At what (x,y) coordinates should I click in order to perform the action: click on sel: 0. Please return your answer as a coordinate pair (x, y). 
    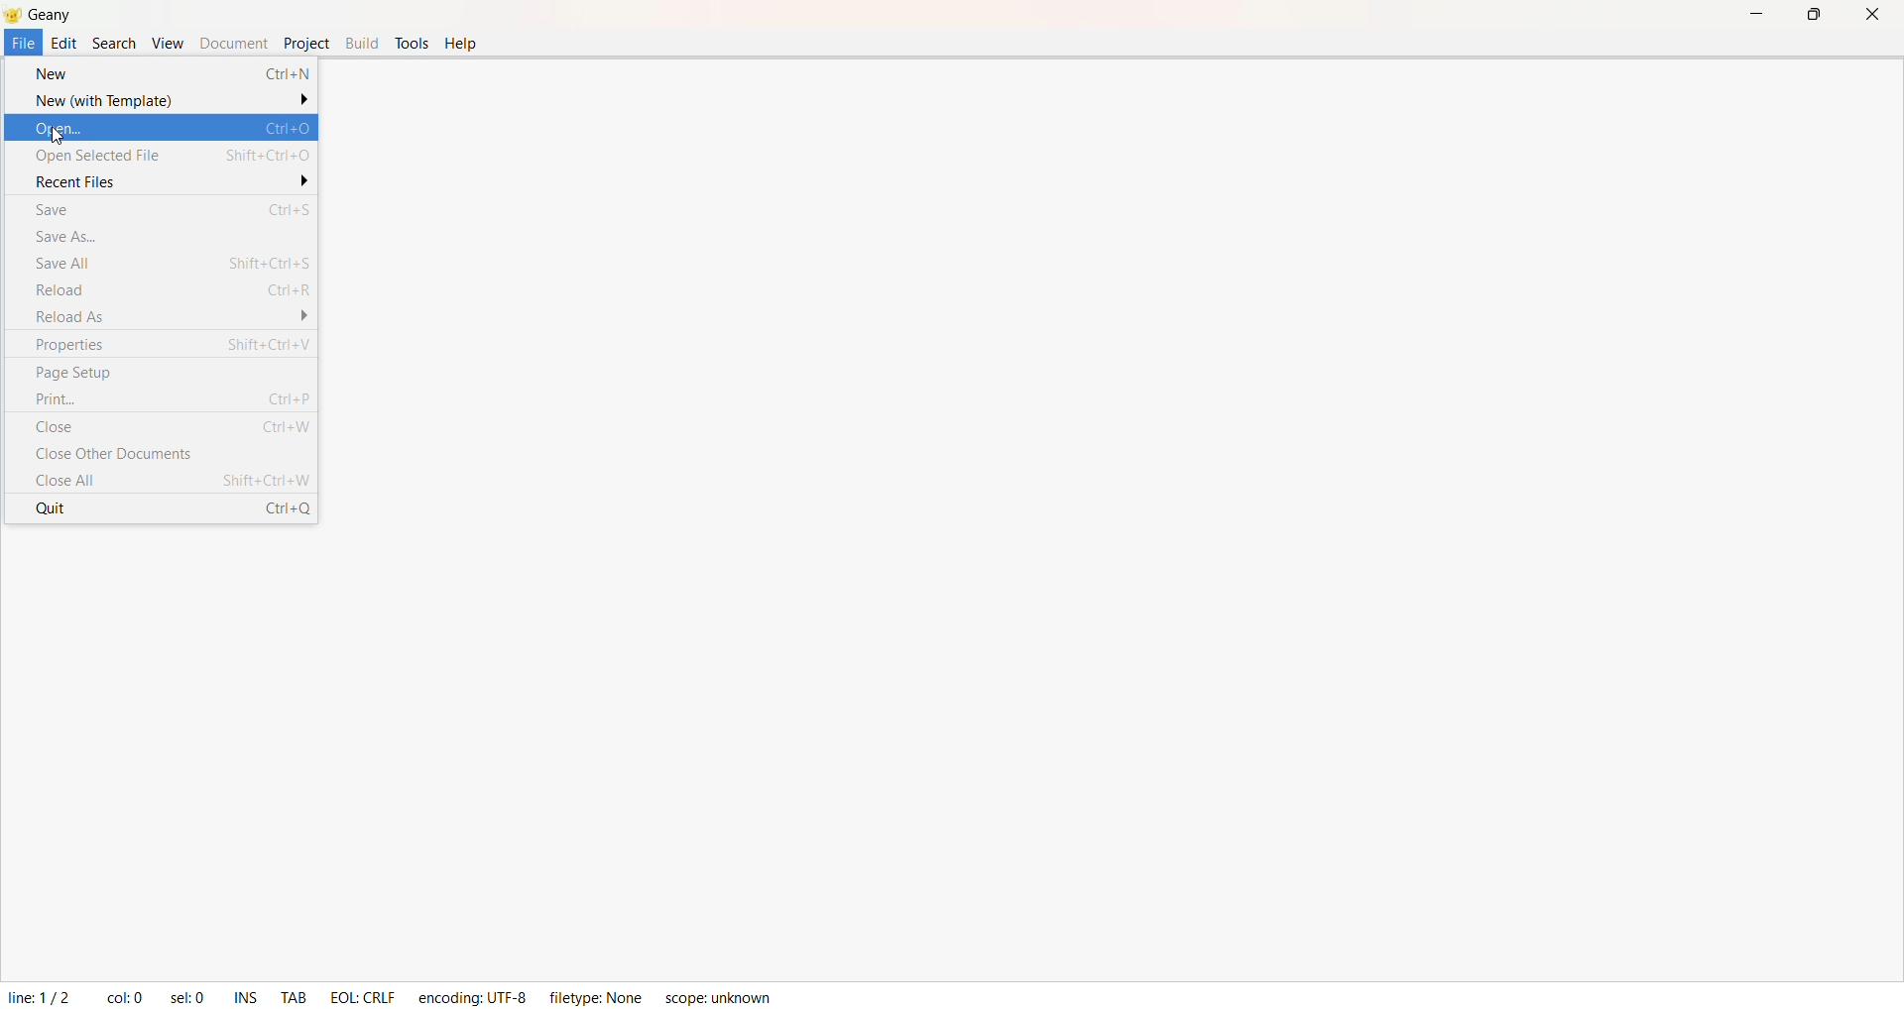
    Looking at the image, I should click on (186, 996).